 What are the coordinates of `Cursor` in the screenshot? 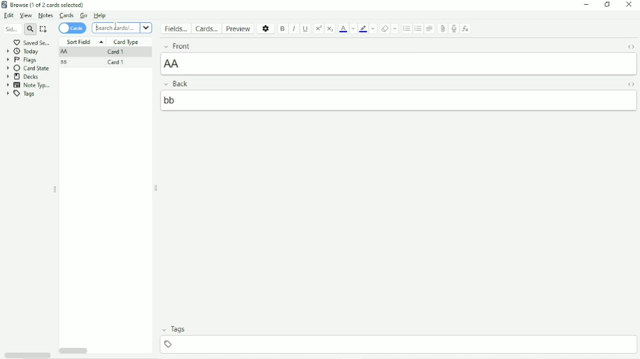 It's located at (96, 29).